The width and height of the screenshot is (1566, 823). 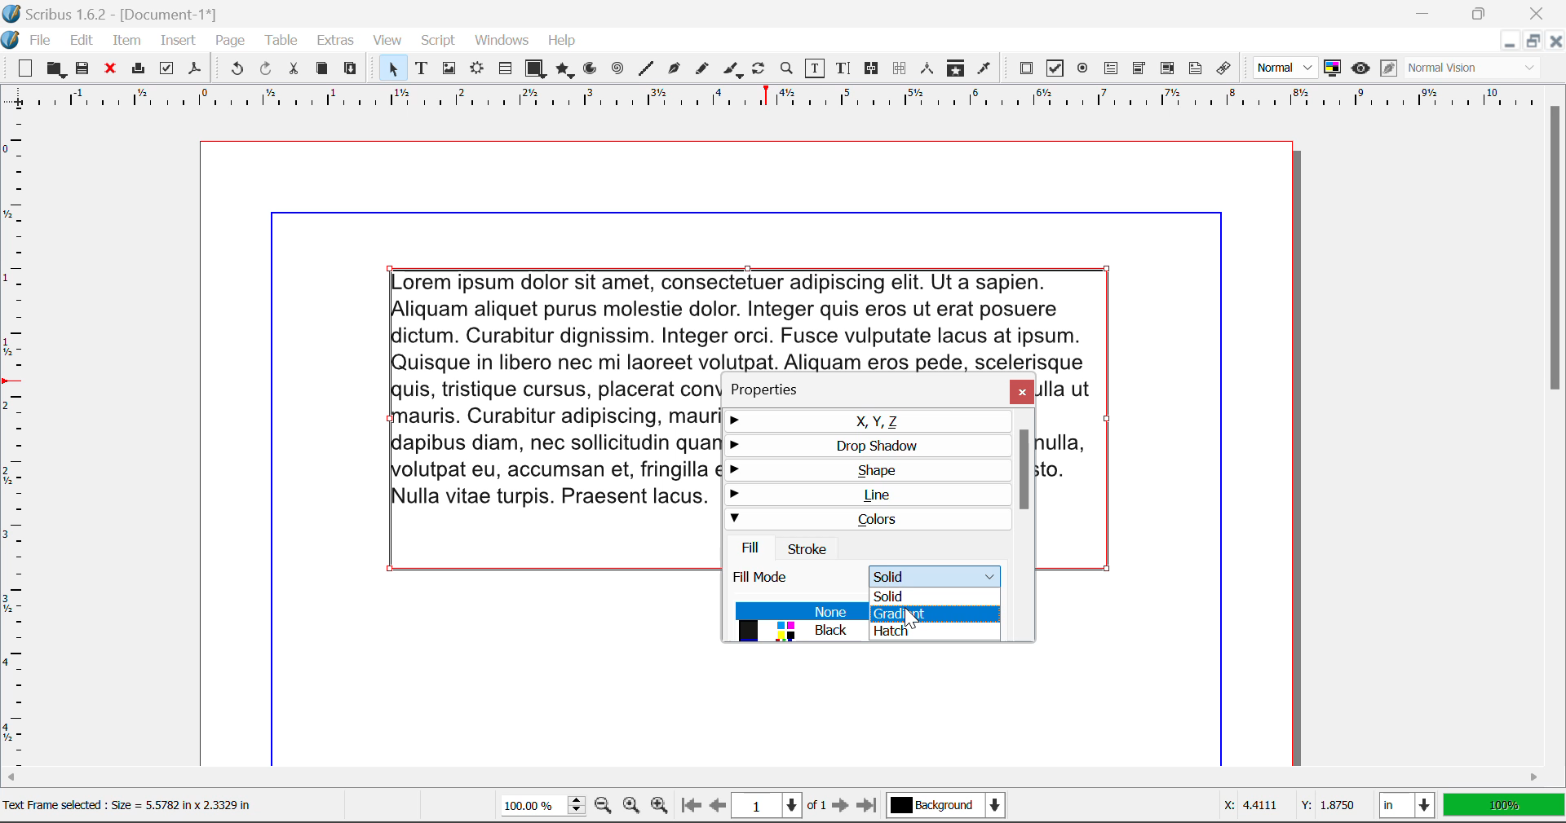 What do you see at coordinates (1168, 68) in the screenshot?
I see `PDF List Box` at bounding box center [1168, 68].